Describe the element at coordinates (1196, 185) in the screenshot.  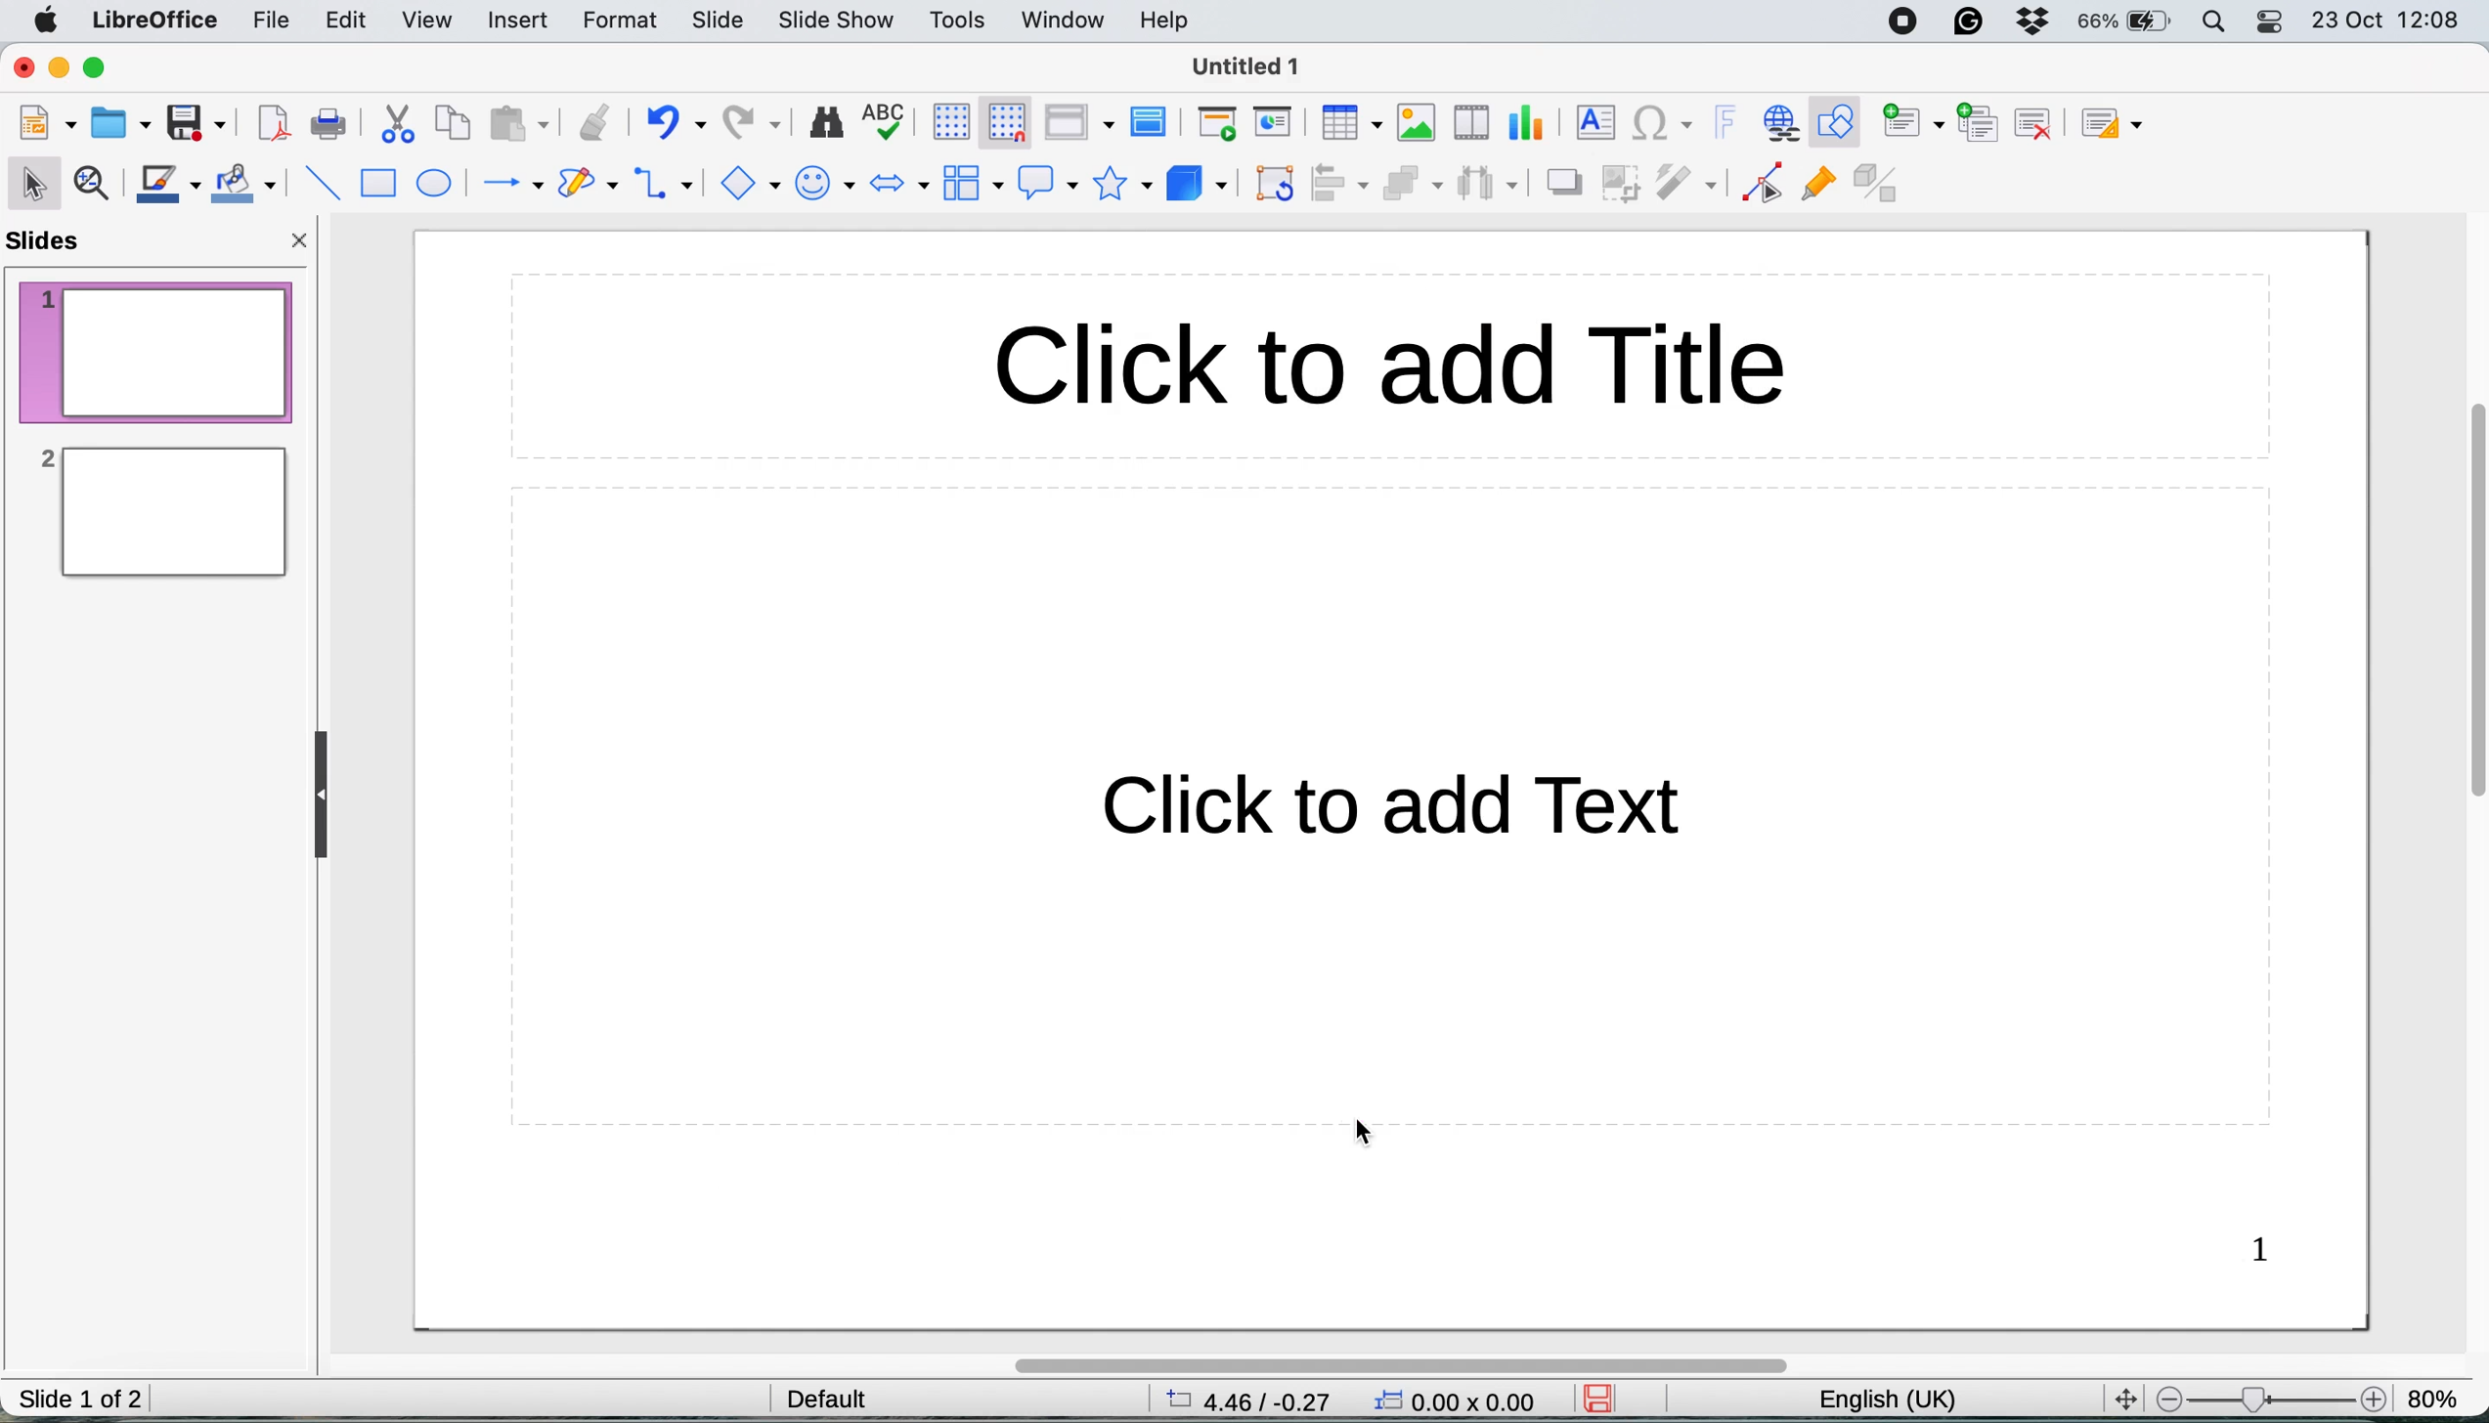
I see `3d objects` at that location.